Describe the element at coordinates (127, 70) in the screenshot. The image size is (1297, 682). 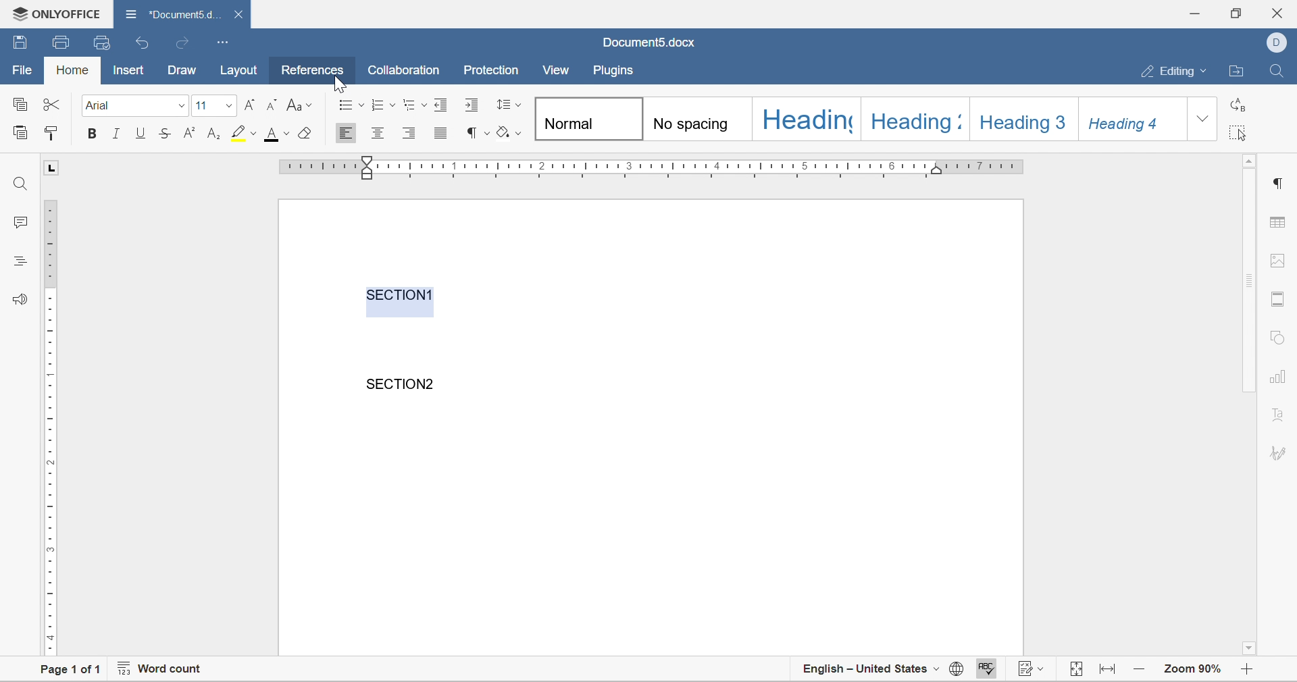
I see `insert` at that location.